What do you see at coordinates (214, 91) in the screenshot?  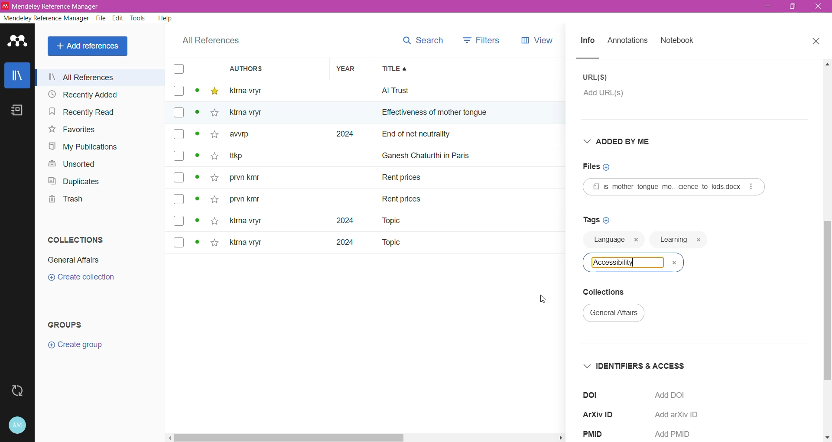 I see `star` at bounding box center [214, 91].